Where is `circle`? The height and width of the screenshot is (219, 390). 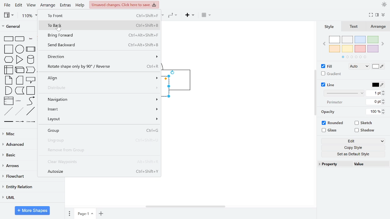 circle is located at coordinates (20, 50).